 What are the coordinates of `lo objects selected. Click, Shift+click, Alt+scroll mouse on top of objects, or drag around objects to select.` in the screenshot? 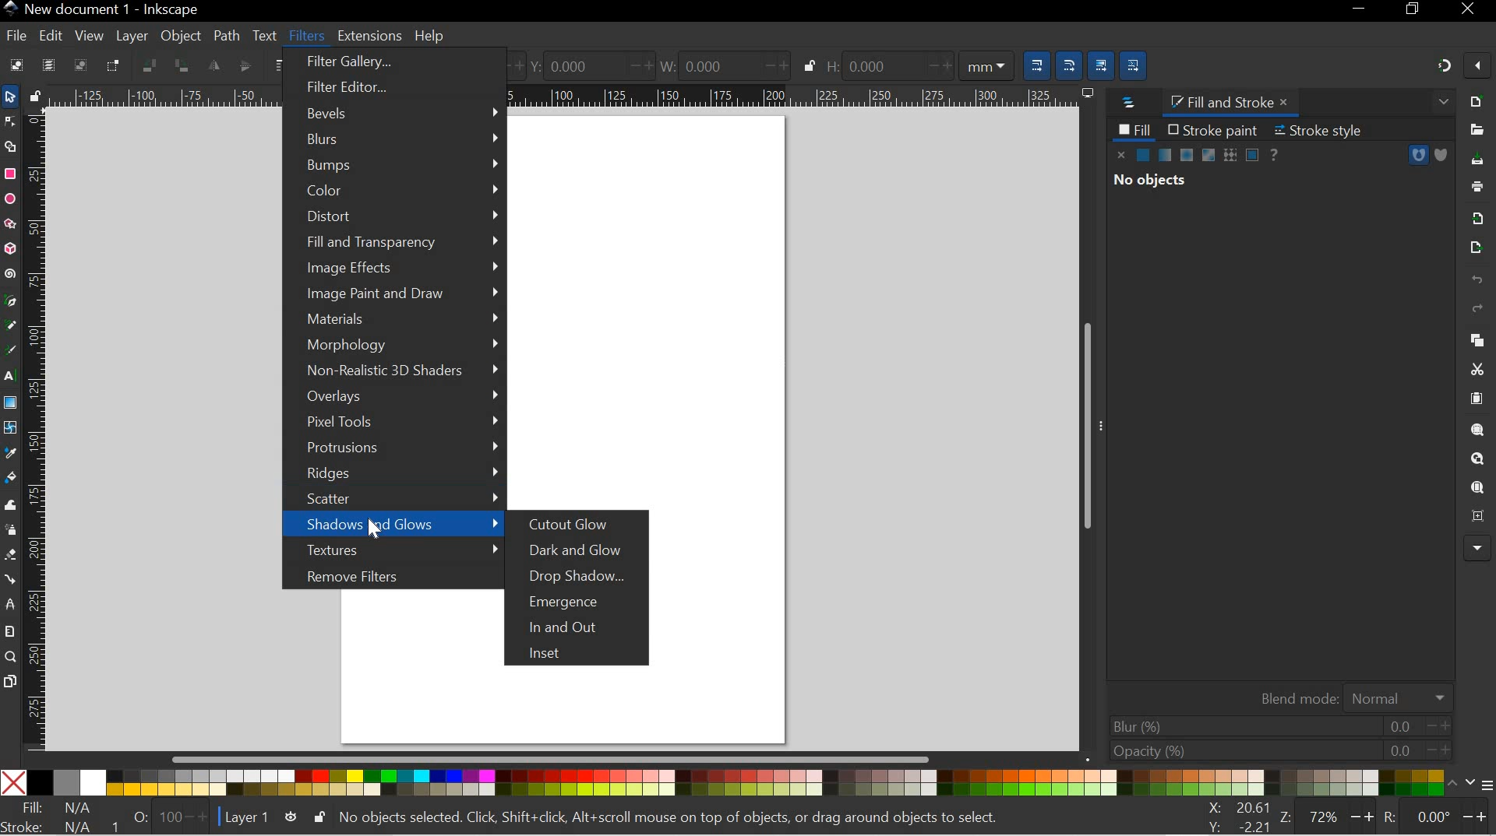 It's located at (674, 819).